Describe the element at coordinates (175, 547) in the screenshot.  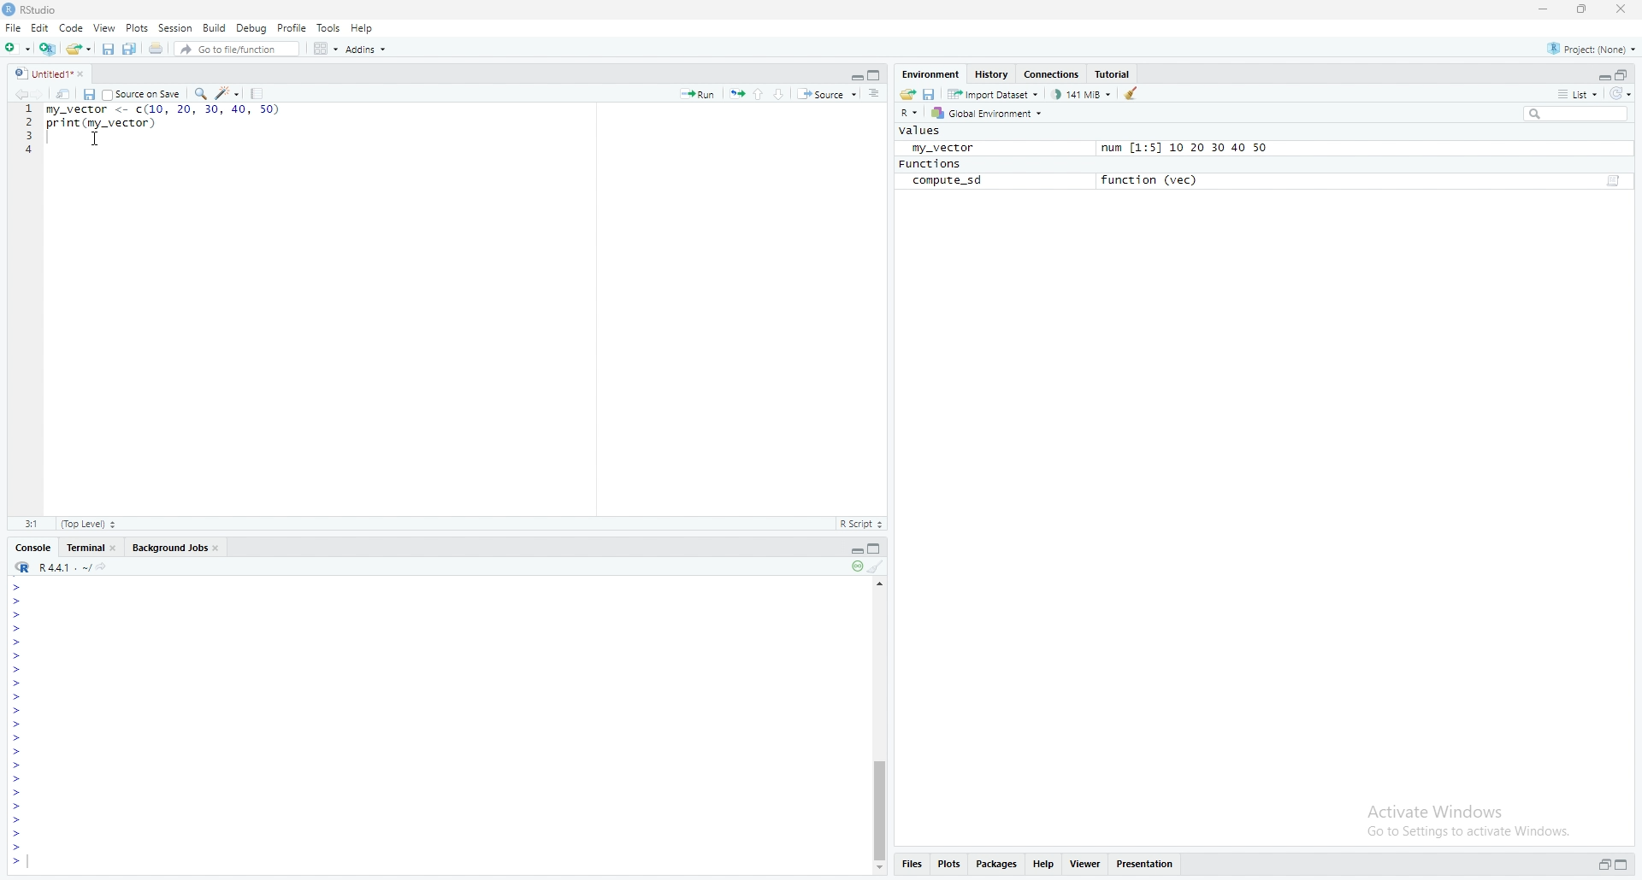
I see `Background Jobs` at that location.